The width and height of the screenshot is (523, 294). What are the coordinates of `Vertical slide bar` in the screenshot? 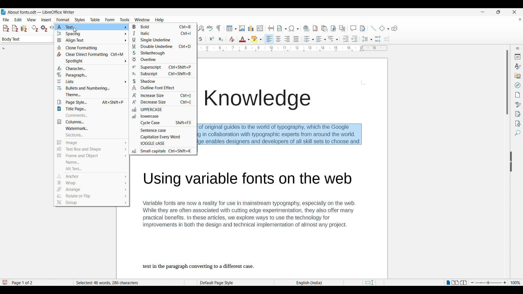 It's located at (507, 82).